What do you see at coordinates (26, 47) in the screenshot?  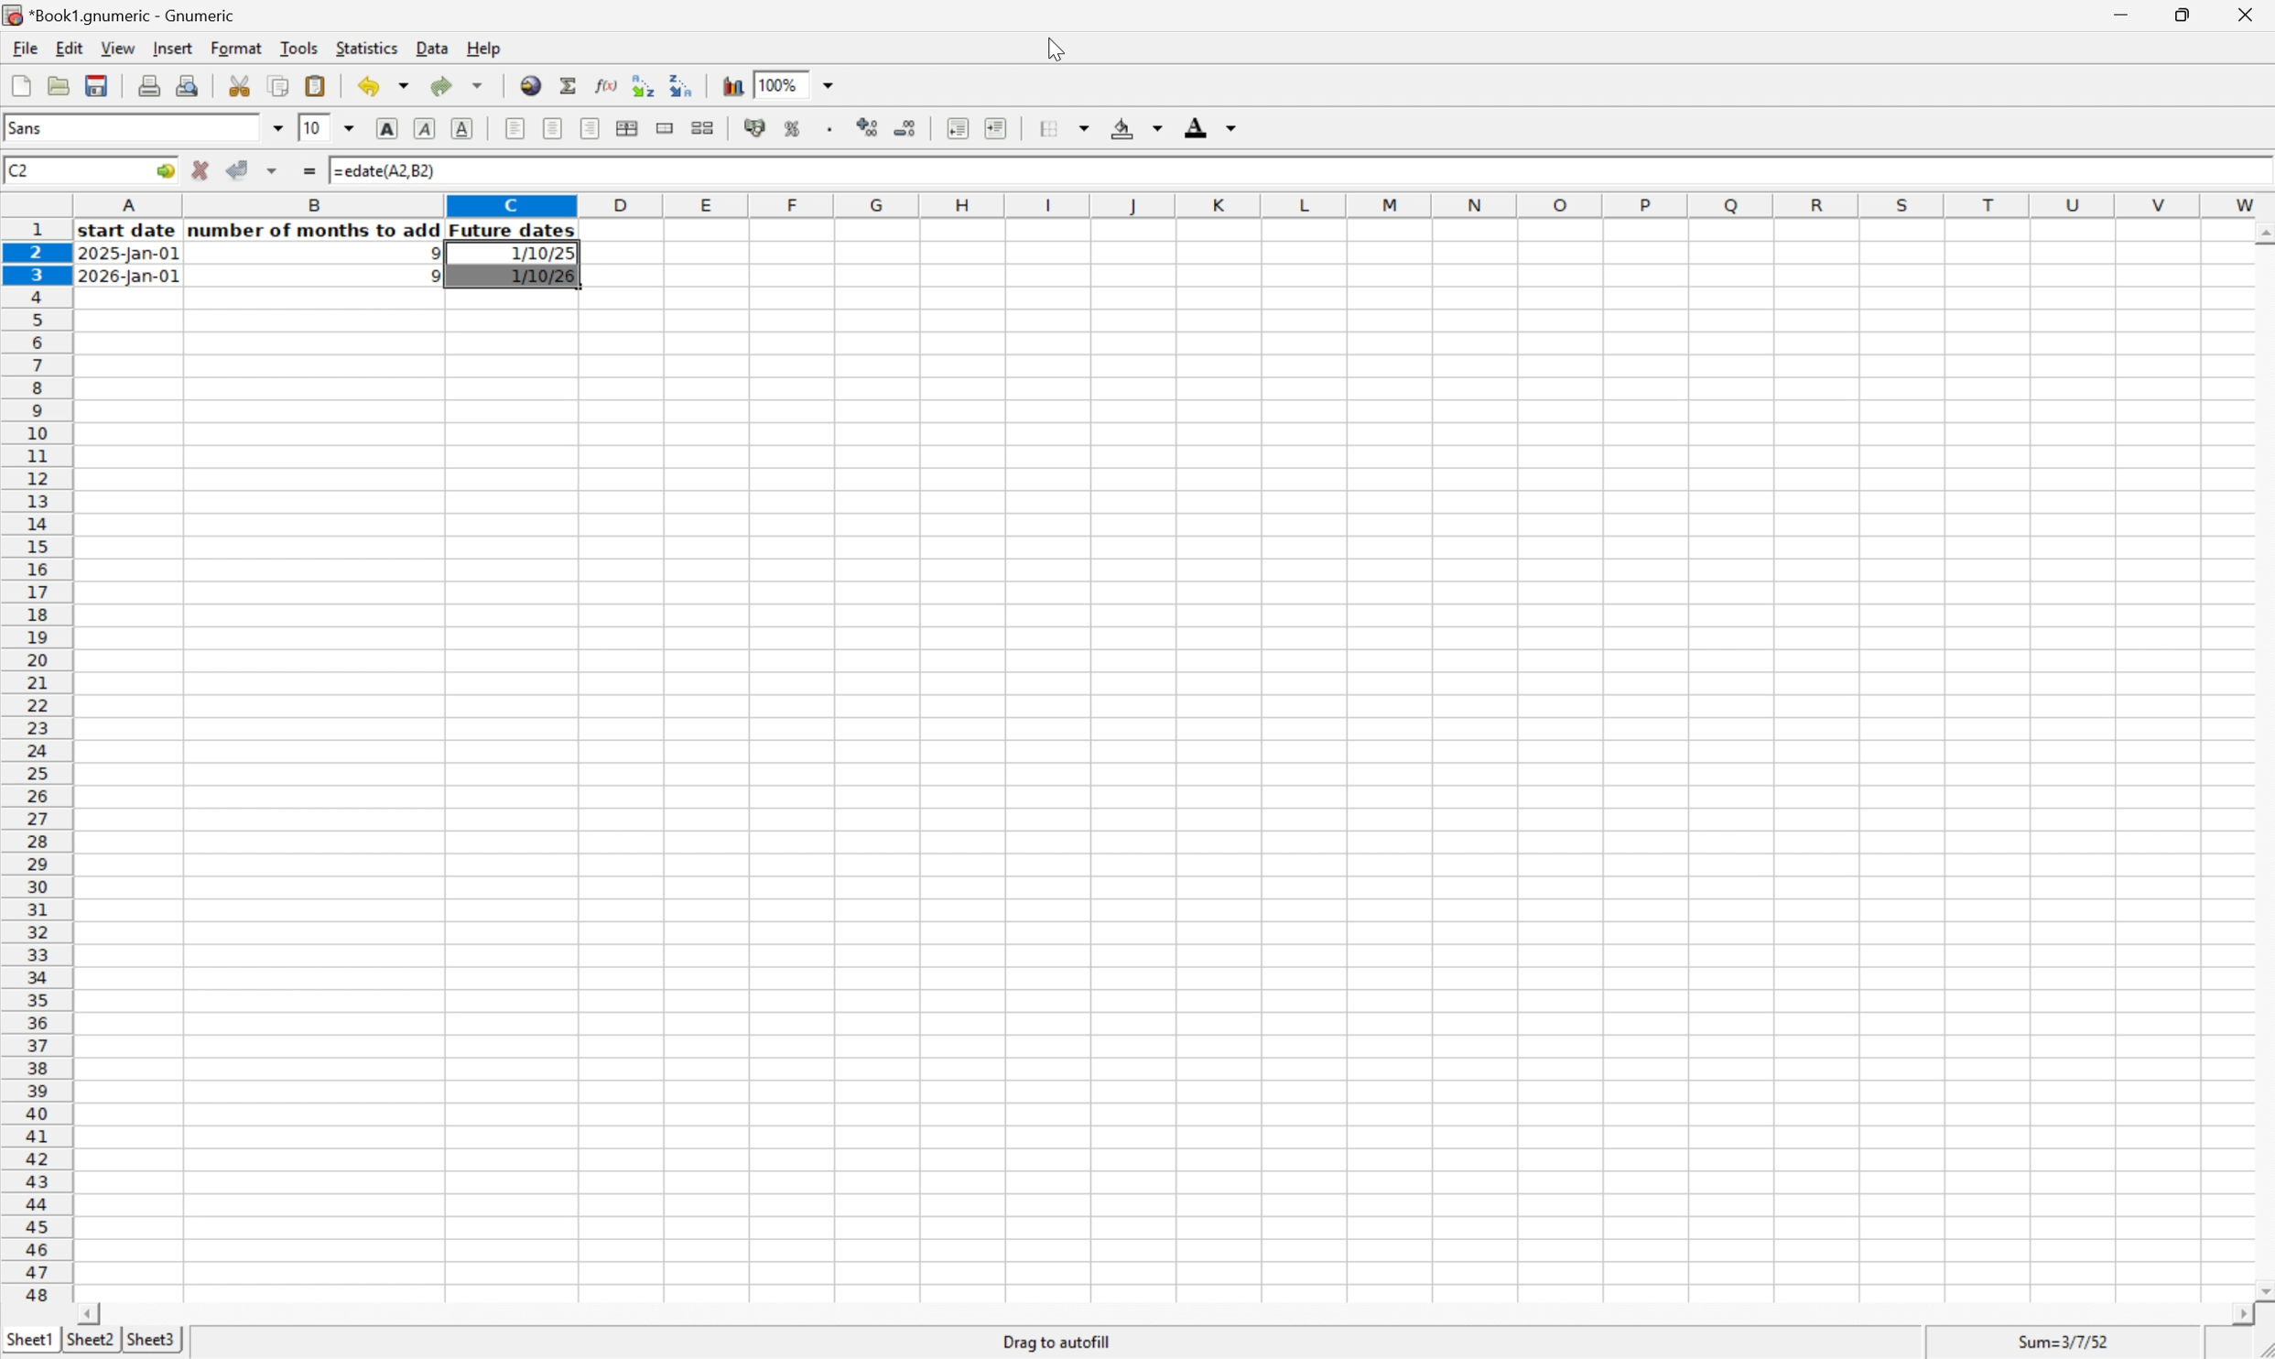 I see `File` at bounding box center [26, 47].